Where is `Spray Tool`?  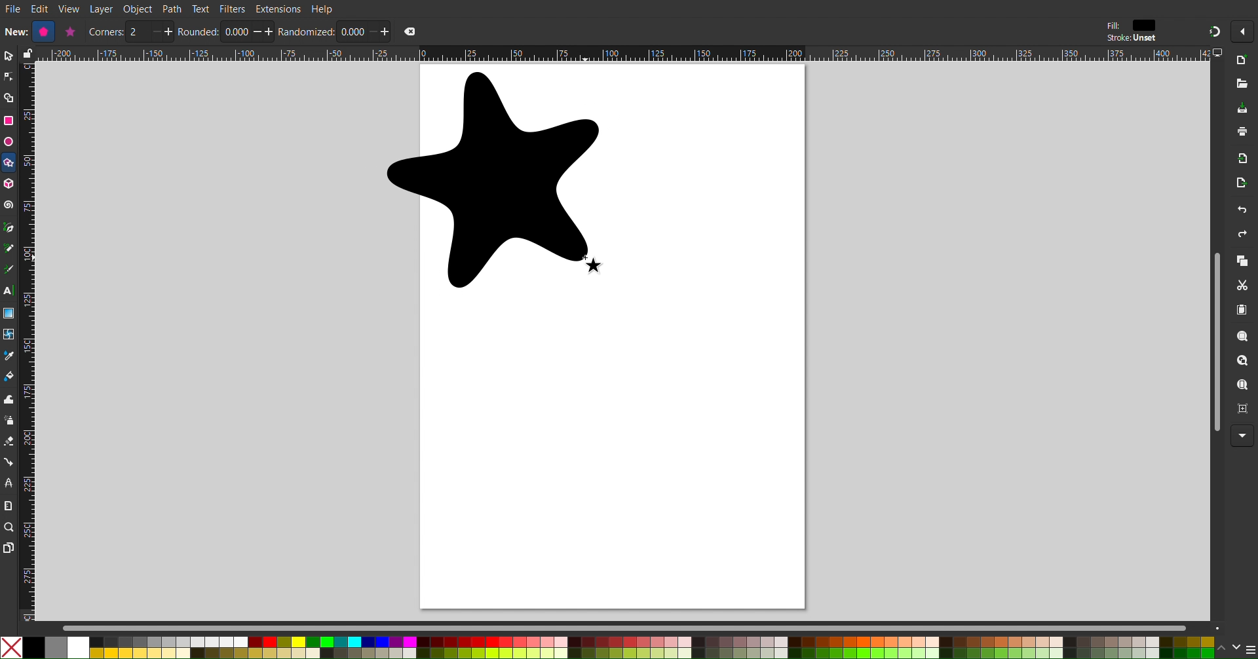
Spray Tool is located at coordinates (9, 421).